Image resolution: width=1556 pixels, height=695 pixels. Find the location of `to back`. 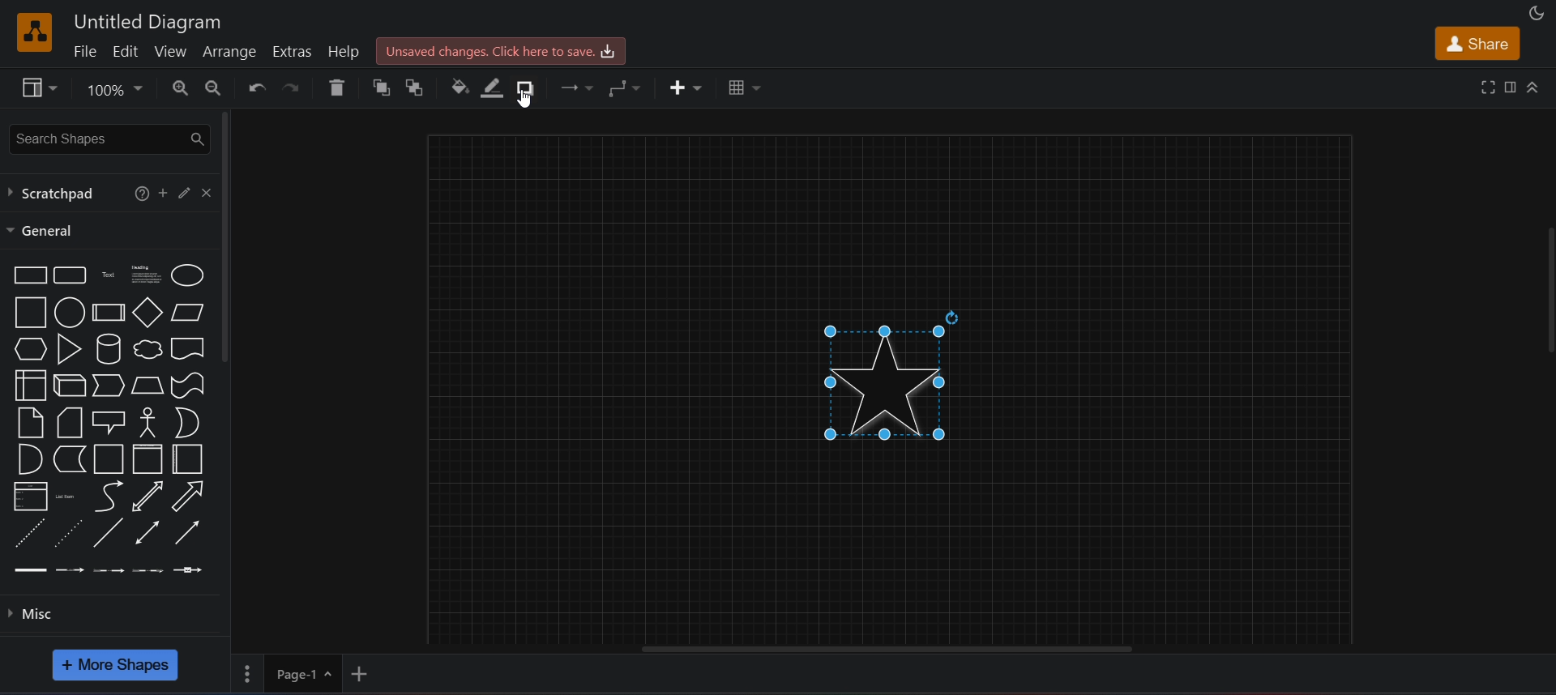

to back is located at coordinates (416, 88).